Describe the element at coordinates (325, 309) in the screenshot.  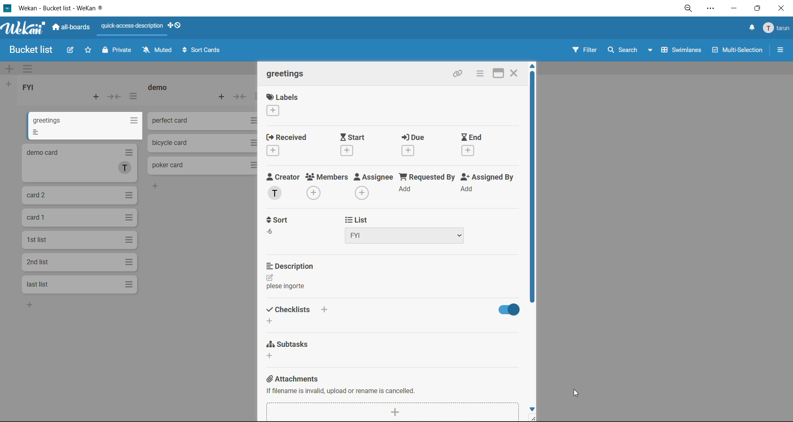
I see `add checklist` at that location.